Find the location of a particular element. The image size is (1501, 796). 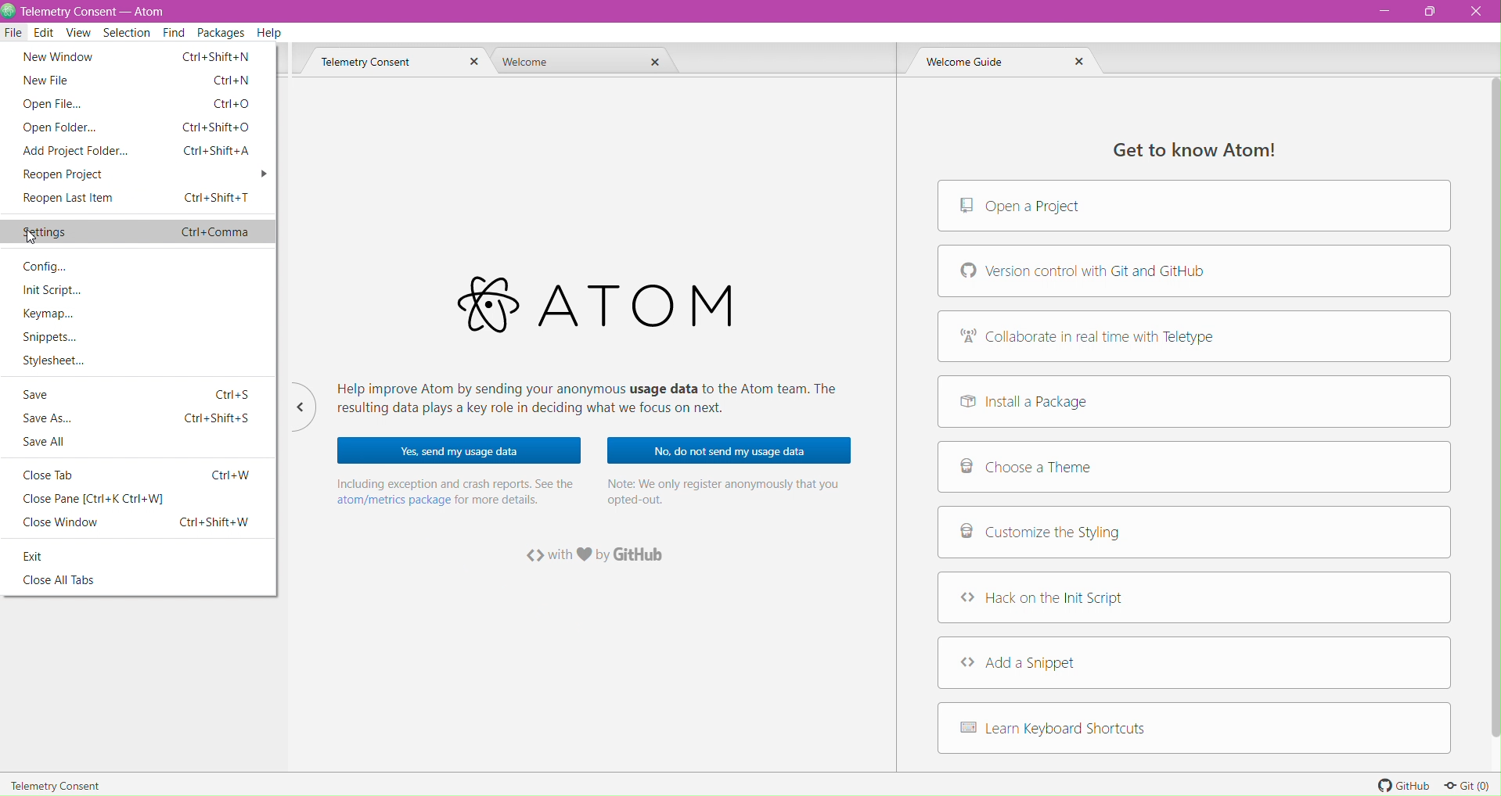

Telemetry consent - Atom is located at coordinates (101, 11).